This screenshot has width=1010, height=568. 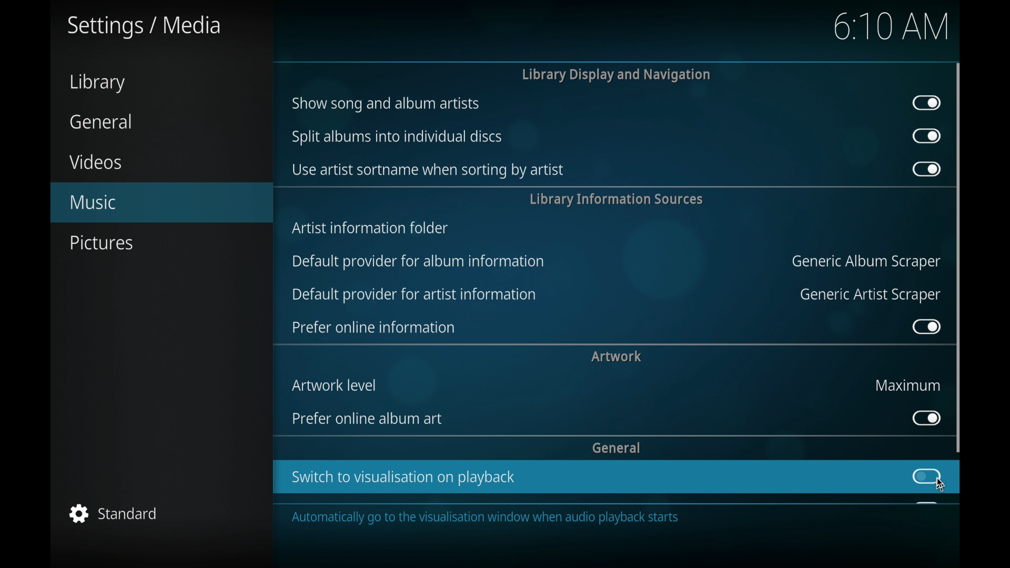 What do you see at coordinates (871, 295) in the screenshot?
I see `generic artist scraper` at bounding box center [871, 295].